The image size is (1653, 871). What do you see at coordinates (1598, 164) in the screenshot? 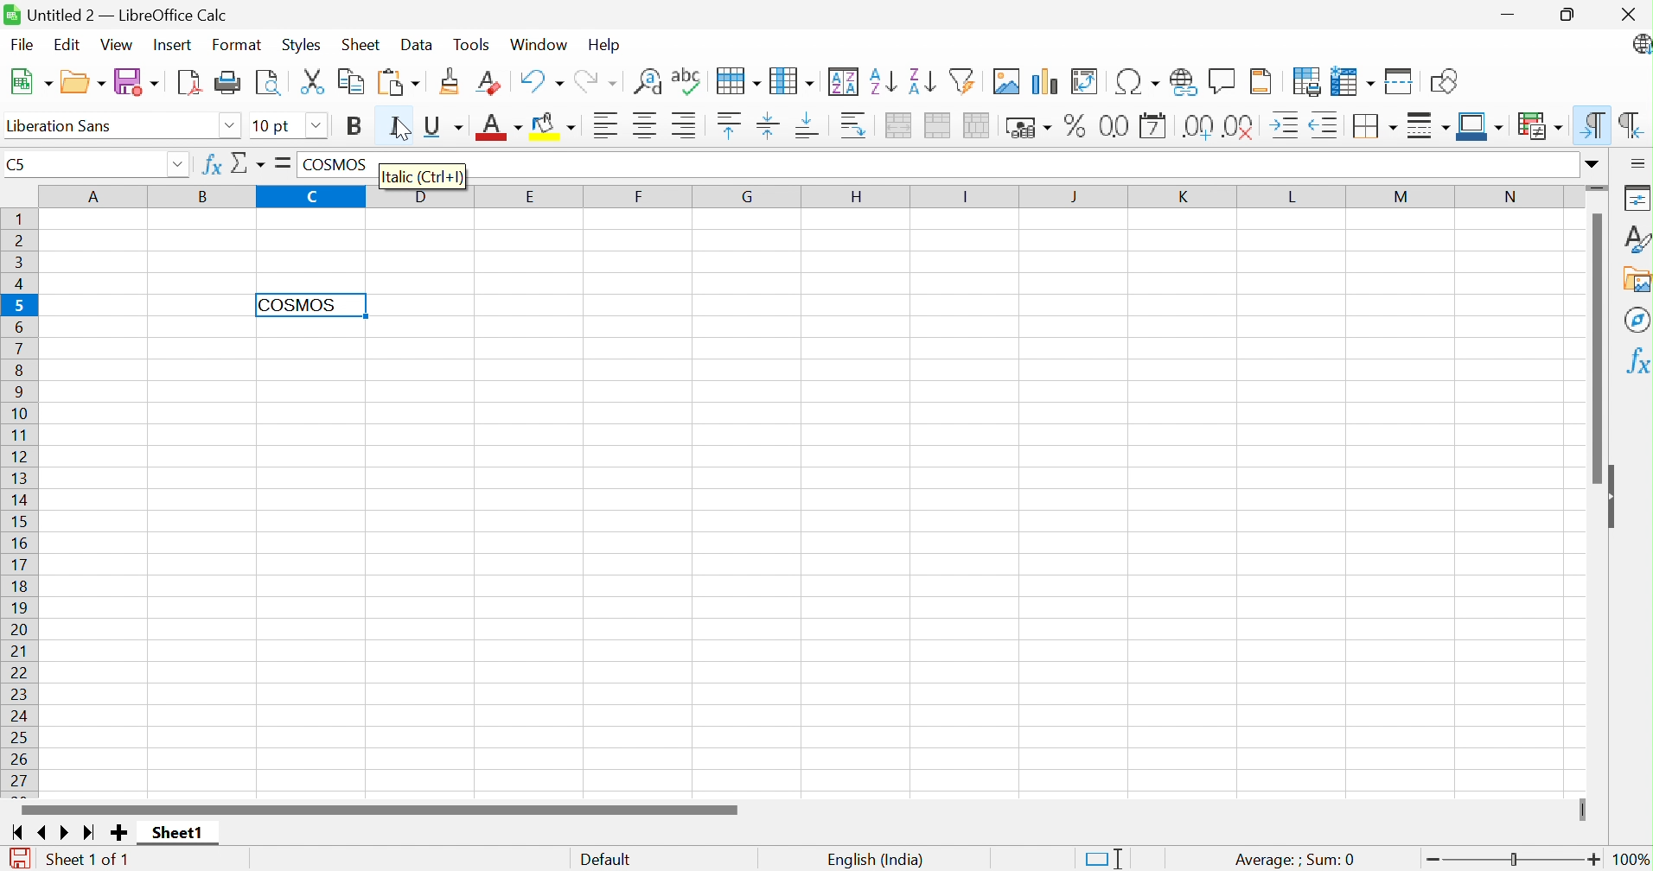
I see `Expand formula bar` at bounding box center [1598, 164].